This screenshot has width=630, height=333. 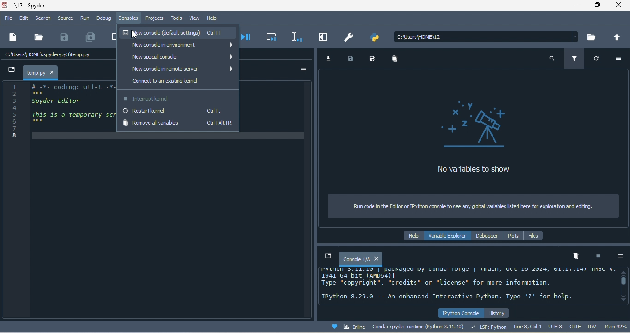 What do you see at coordinates (24, 18) in the screenshot?
I see `edit` at bounding box center [24, 18].